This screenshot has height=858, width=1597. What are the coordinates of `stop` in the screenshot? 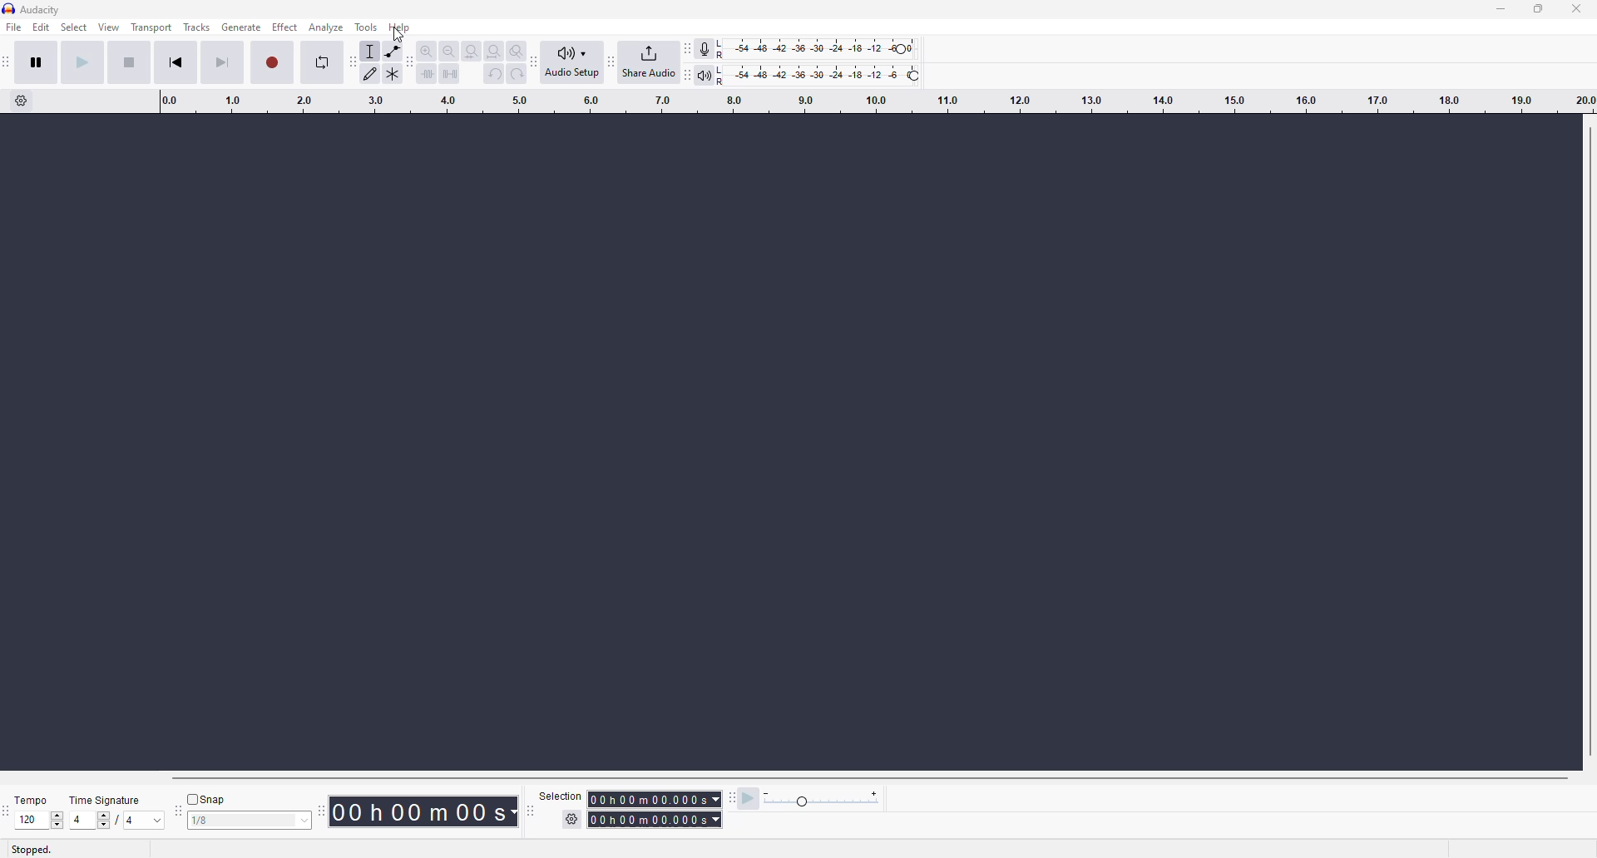 It's located at (126, 61).